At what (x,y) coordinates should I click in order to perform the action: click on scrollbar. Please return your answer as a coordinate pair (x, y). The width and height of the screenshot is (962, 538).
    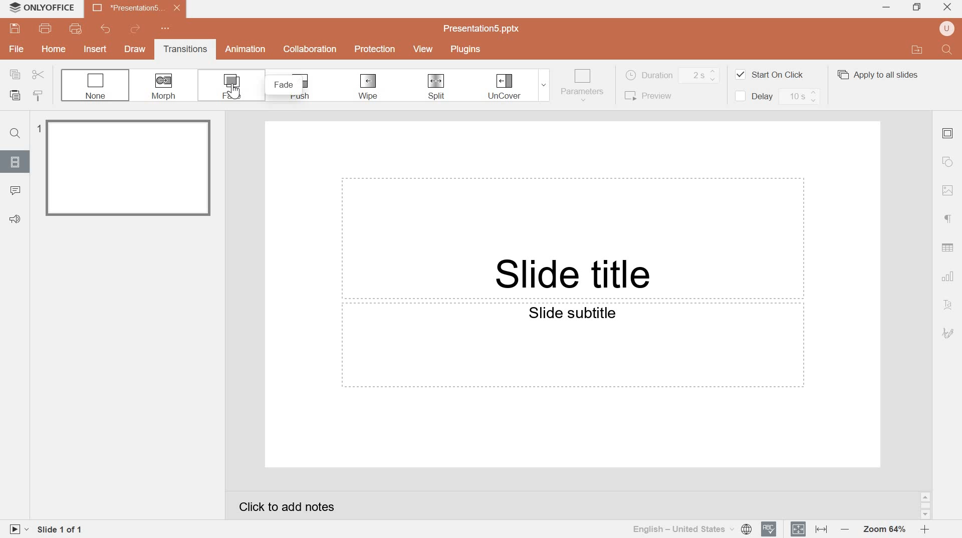
    Looking at the image, I should click on (926, 505).